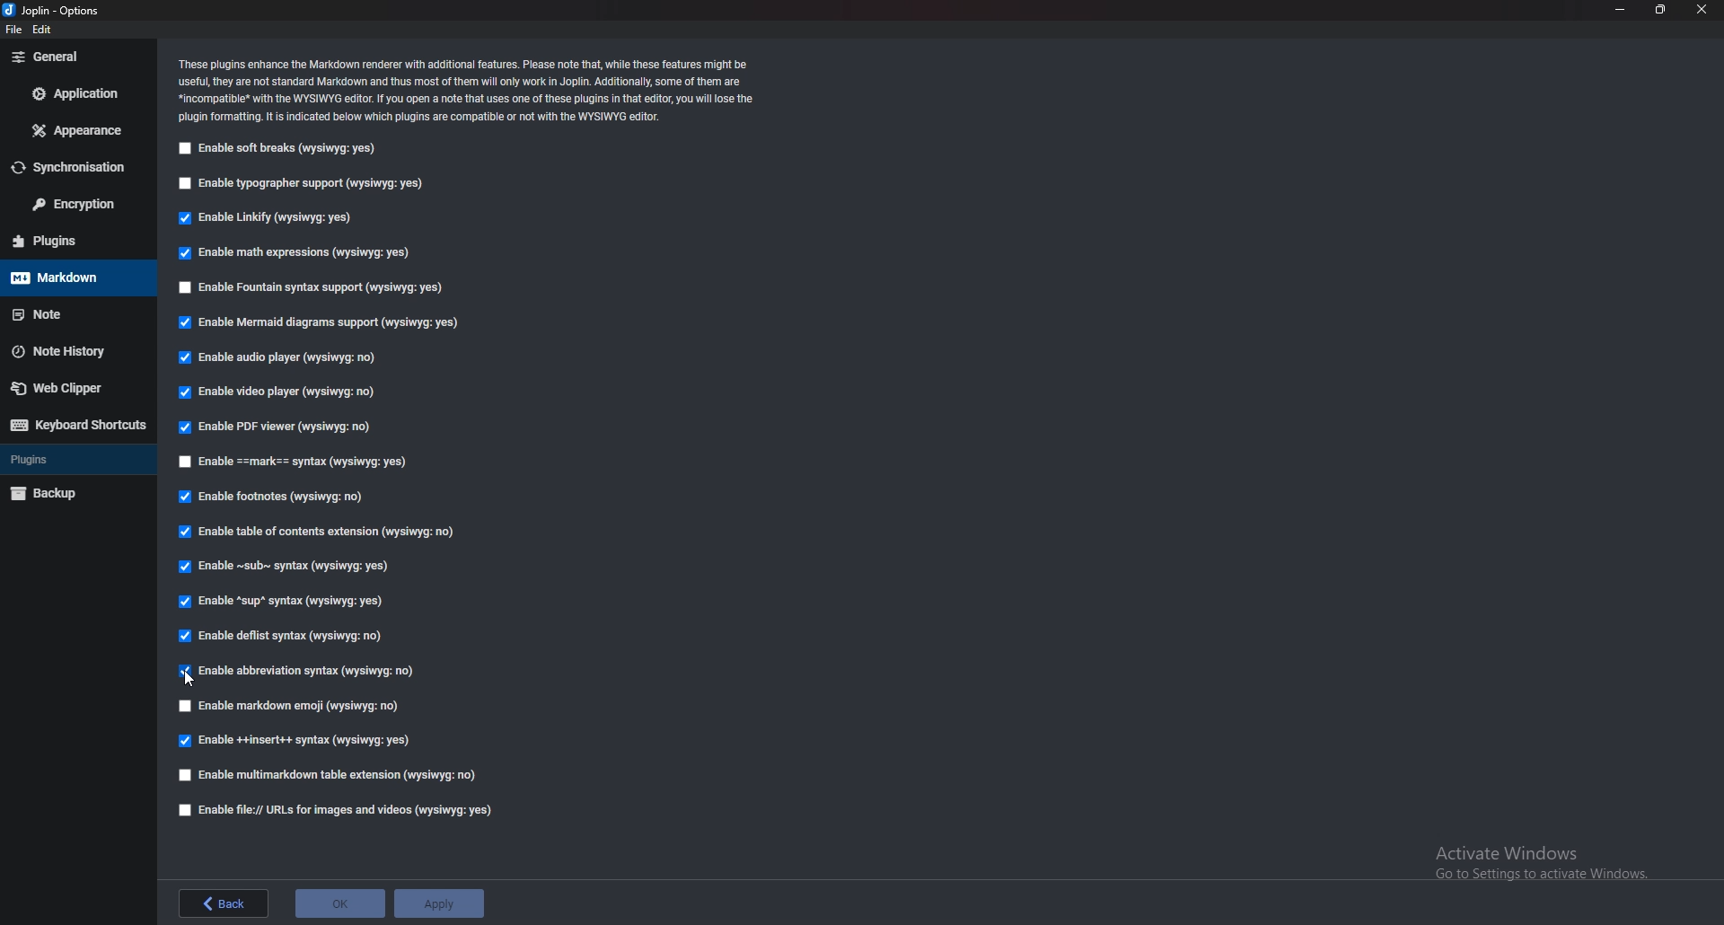 The width and height of the screenshot is (1724, 925). I want to click on Enable insert syntax, so click(295, 743).